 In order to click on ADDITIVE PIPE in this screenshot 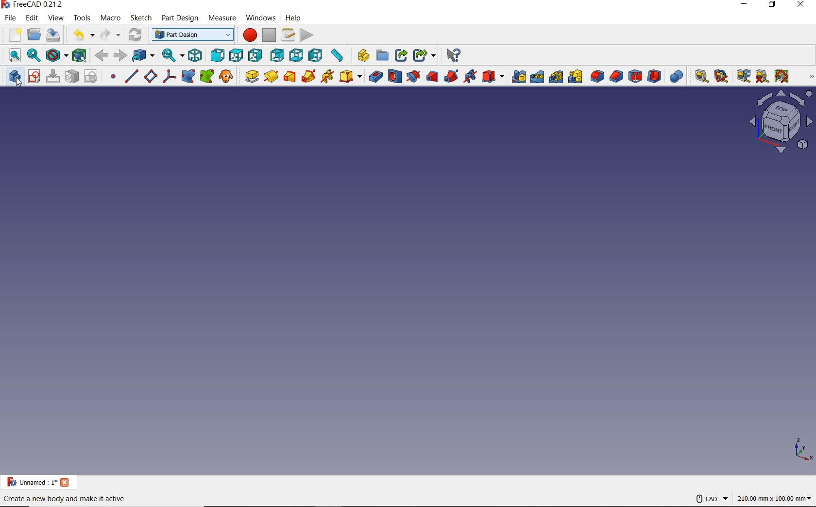, I will do `click(309, 75)`.